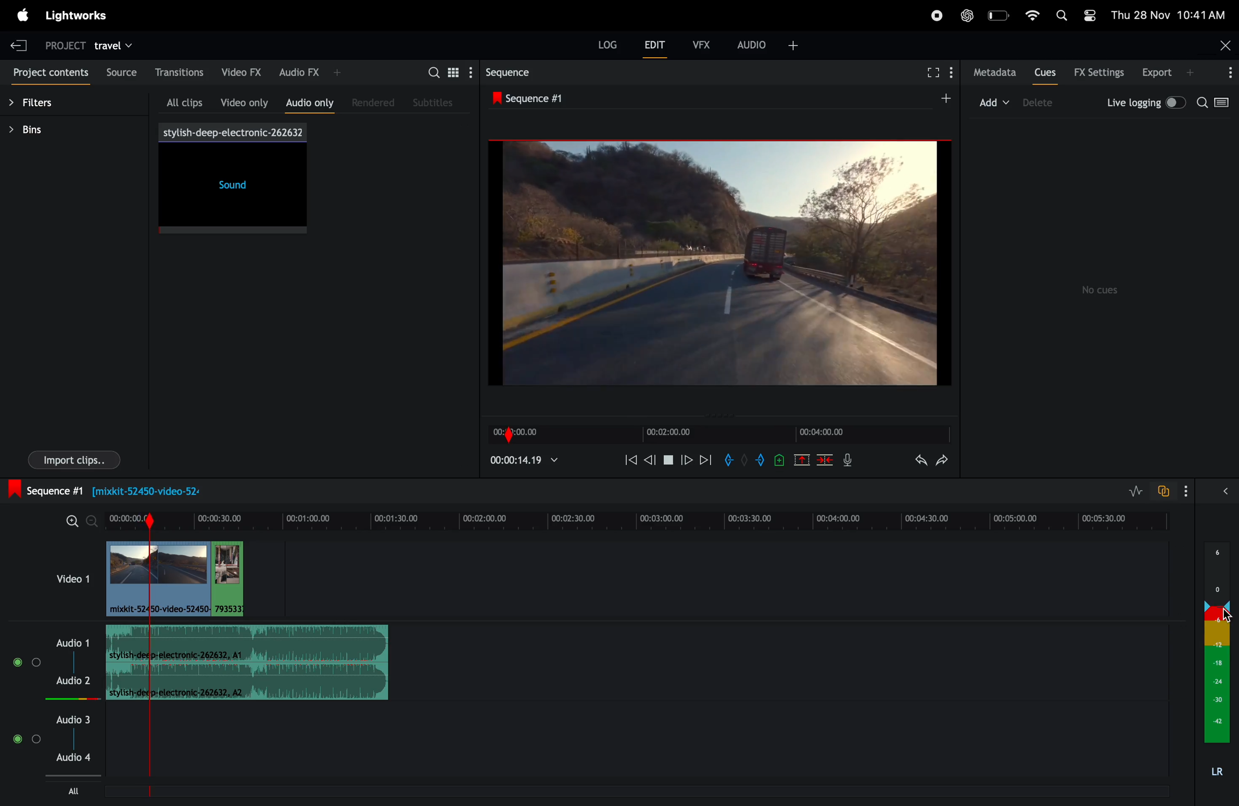  What do you see at coordinates (1171, 490) in the screenshot?
I see `toggle to auto track sync` at bounding box center [1171, 490].